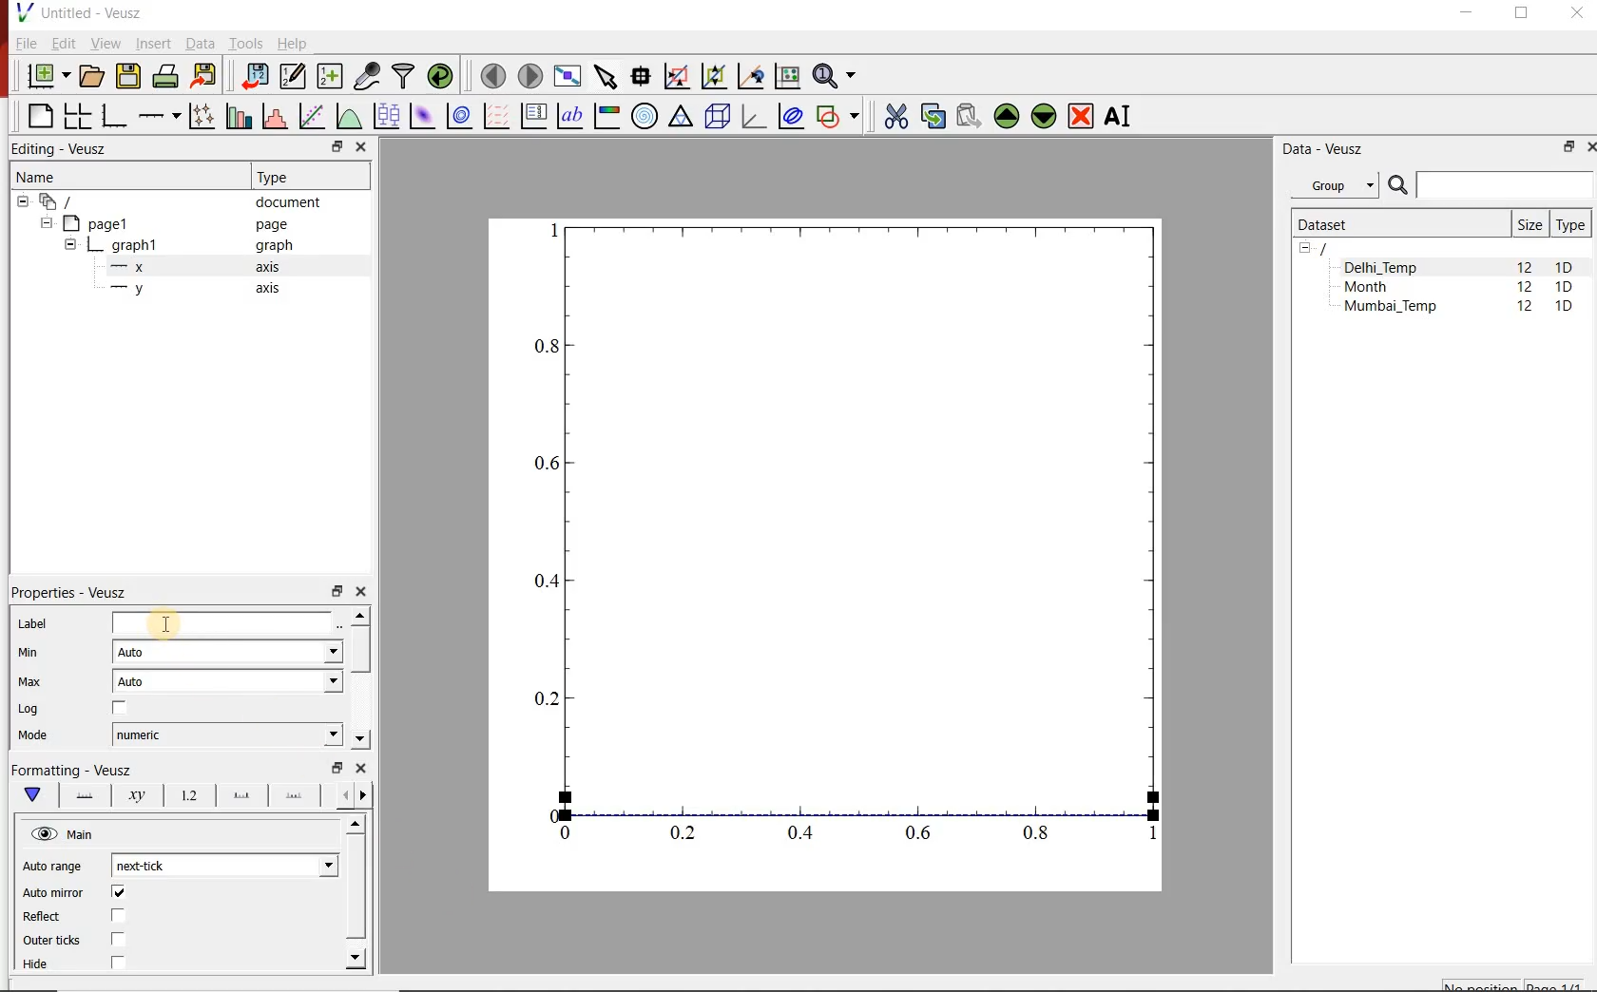 This screenshot has height=992, width=1597. I want to click on Name, so click(38, 176).